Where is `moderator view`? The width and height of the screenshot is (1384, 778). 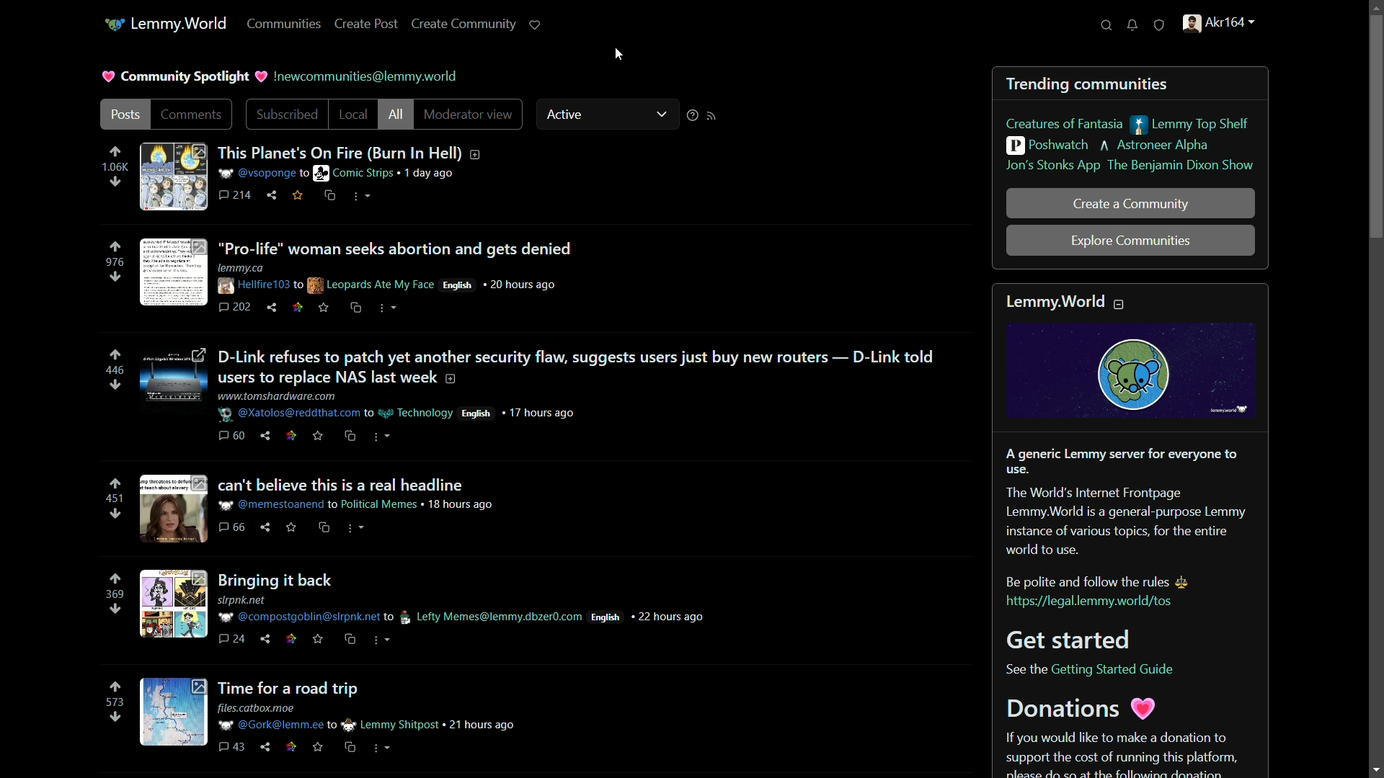 moderator view is located at coordinates (469, 114).